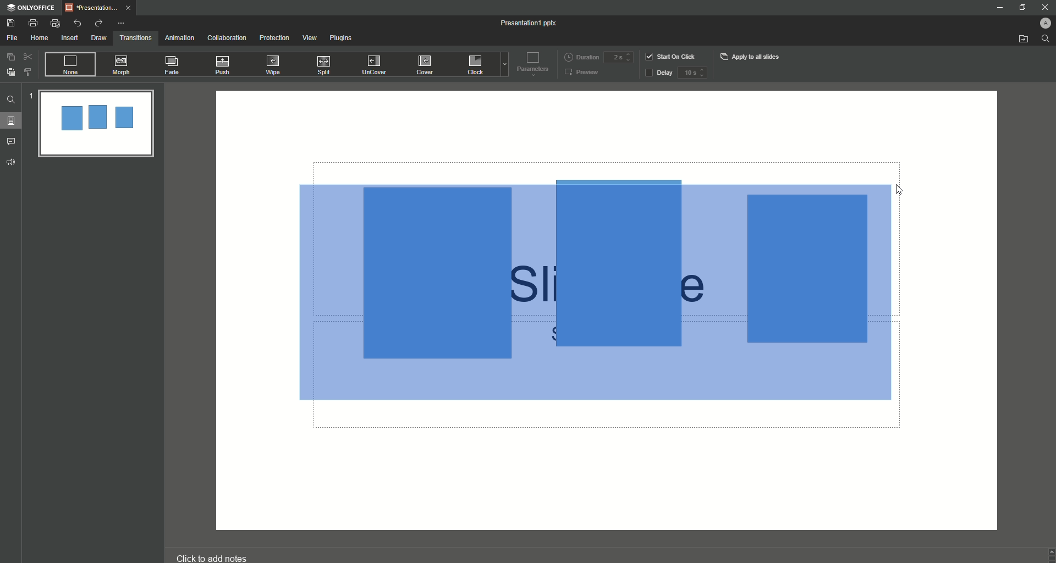  I want to click on Push, so click(224, 65).